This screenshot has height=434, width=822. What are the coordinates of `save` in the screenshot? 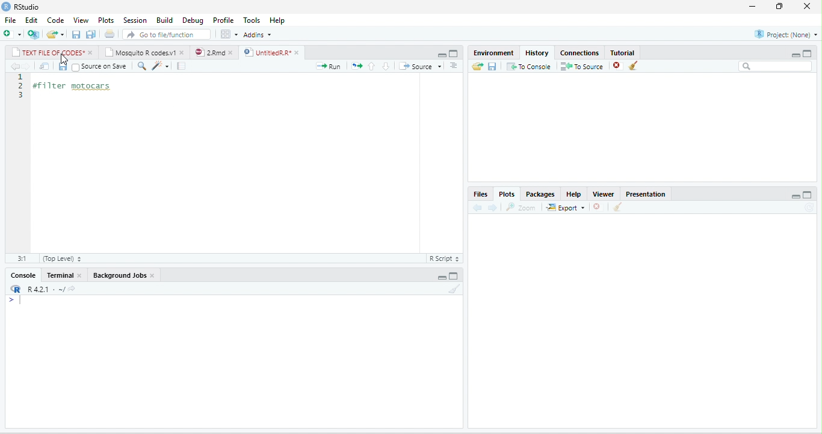 It's located at (76, 35).